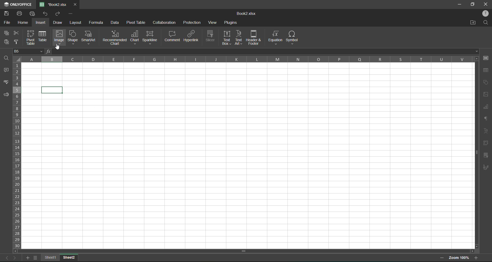 Image resolution: width=492 pixels, height=262 pixels. Describe the element at coordinates (43, 22) in the screenshot. I see `insert` at that location.